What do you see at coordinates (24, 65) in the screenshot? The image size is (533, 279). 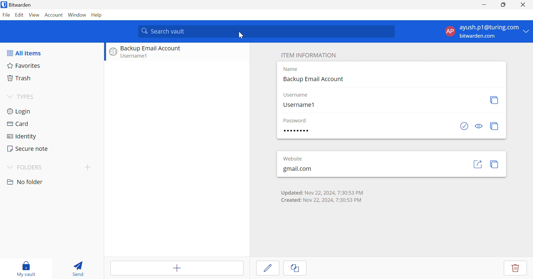 I see `Favorites` at bounding box center [24, 65].